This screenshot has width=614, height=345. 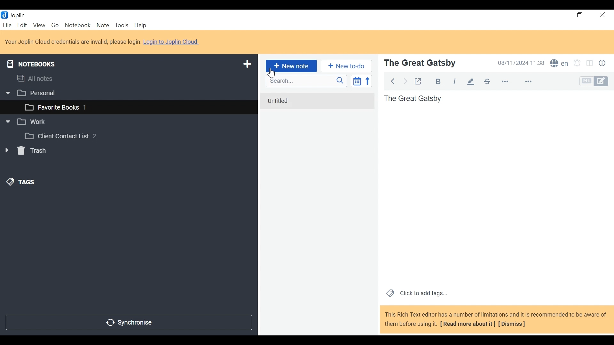 I want to click on  Client Contact List 2, so click(x=59, y=136).